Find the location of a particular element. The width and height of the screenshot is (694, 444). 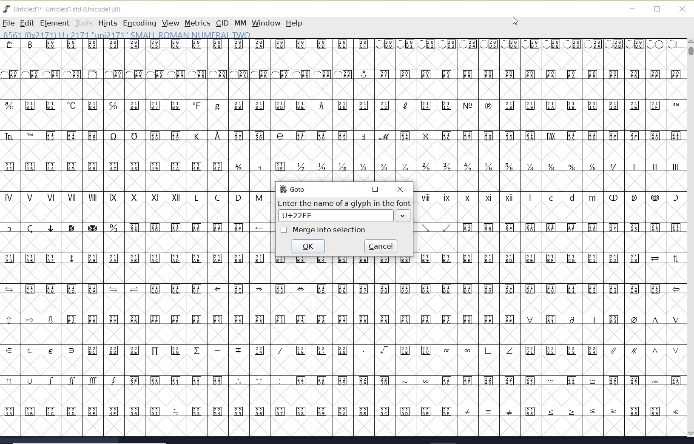

SCROLLBAR is located at coordinates (690, 239).